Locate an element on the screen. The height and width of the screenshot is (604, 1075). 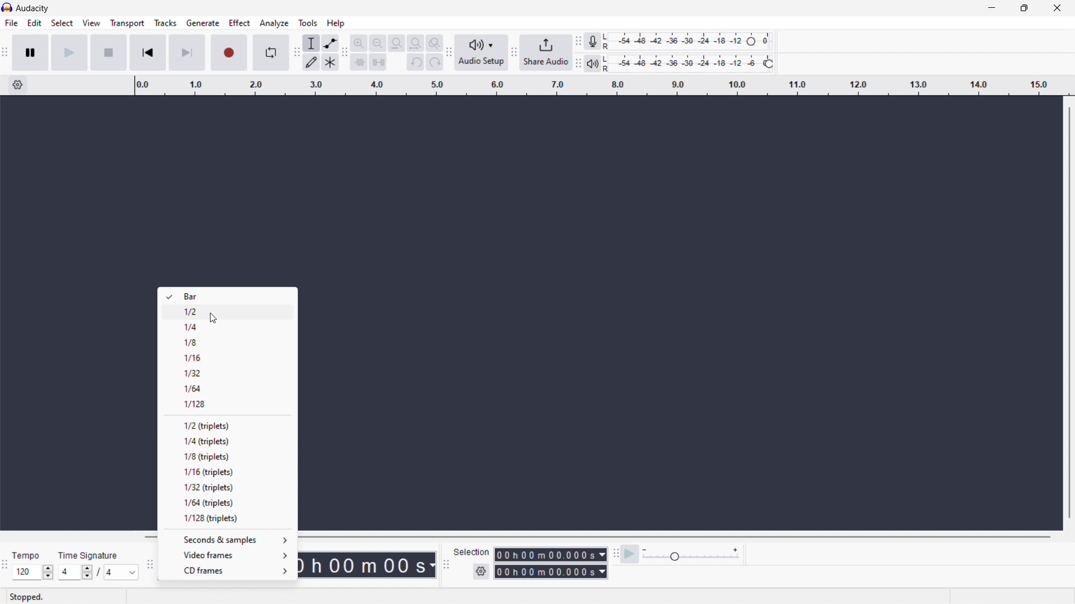
time signature is located at coordinates (98, 572).